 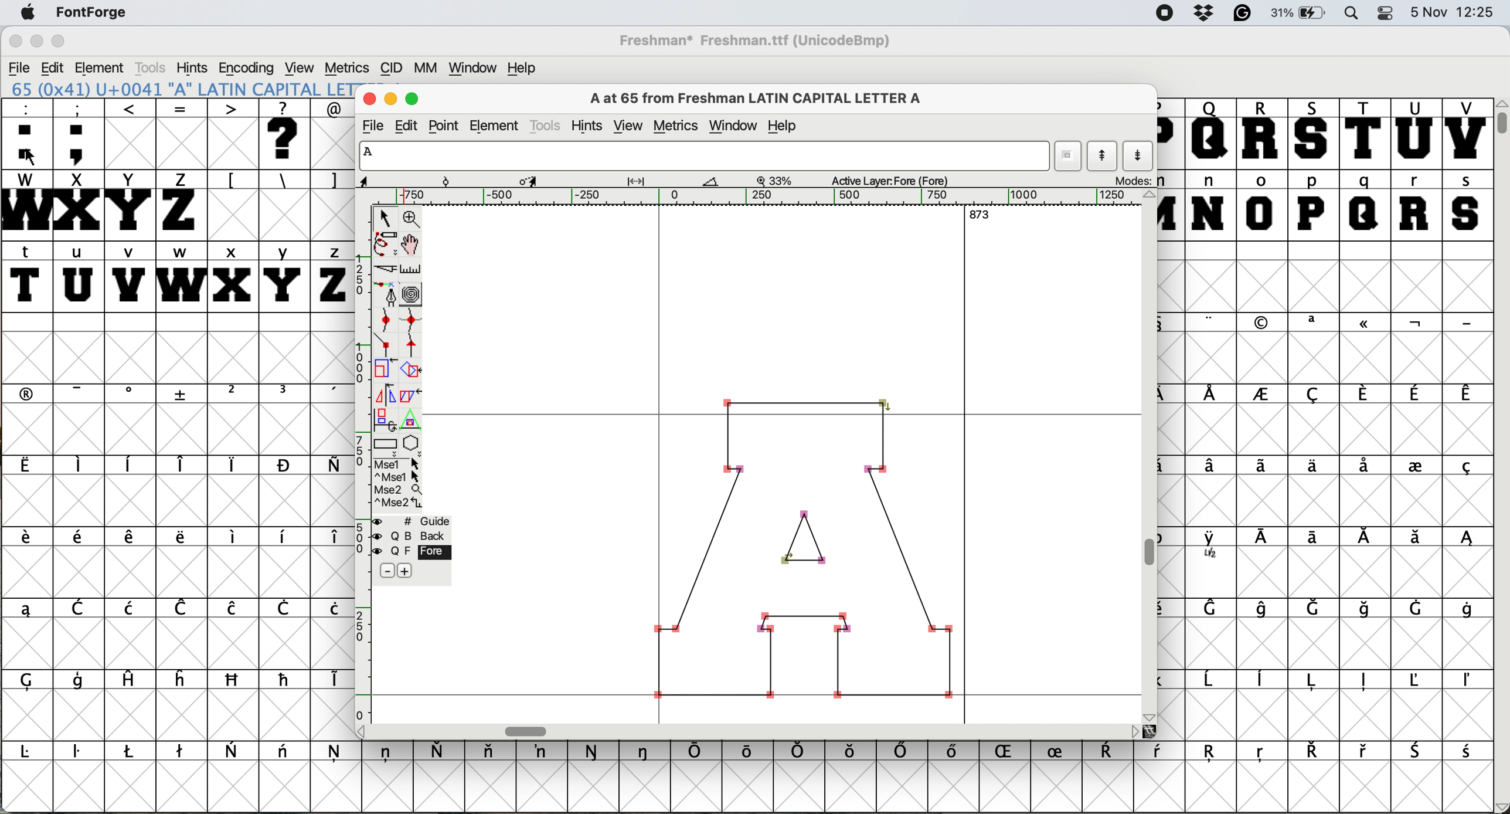 What do you see at coordinates (424, 67) in the screenshot?
I see `mm` at bounding box center [424, 67].